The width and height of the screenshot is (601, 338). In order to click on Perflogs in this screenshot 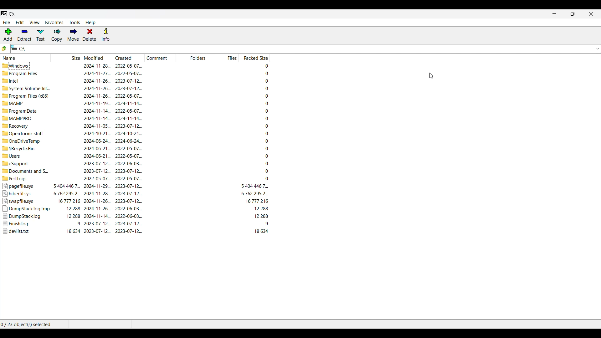, I will do `click(24, 178)`.